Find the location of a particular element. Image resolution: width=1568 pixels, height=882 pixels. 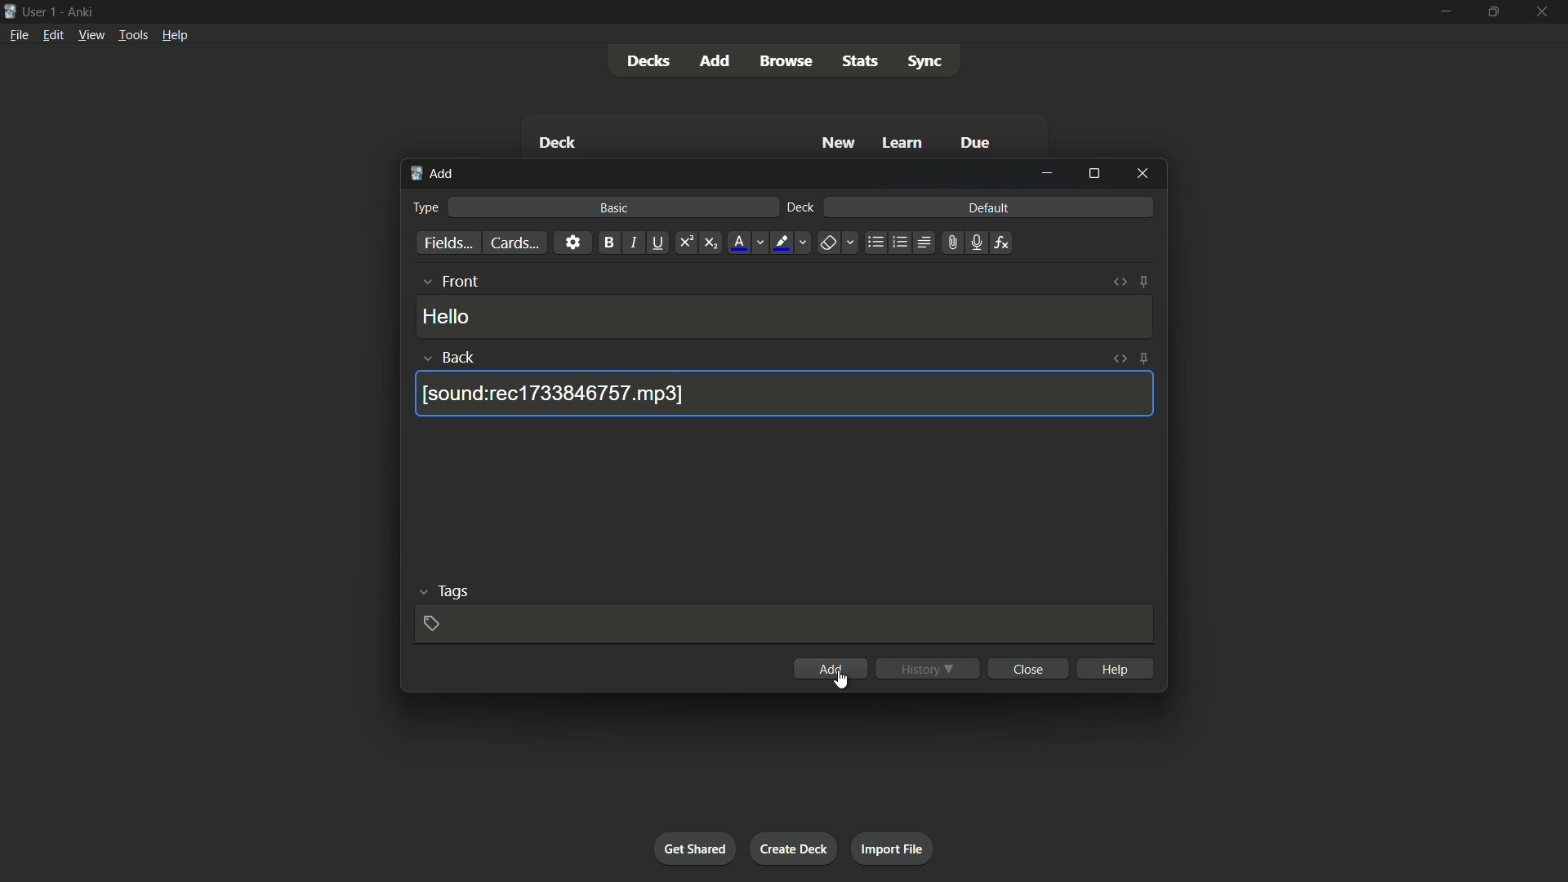

close app is located at coordinates (1547, 13).